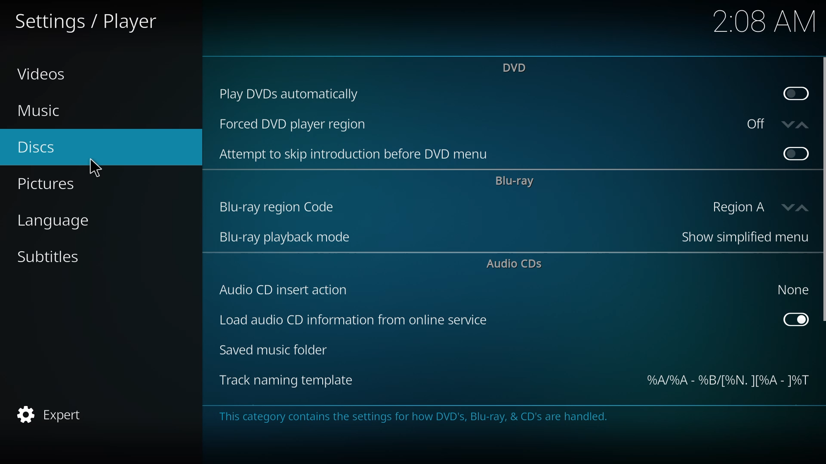  Describe the element at coordinates (517, 67) in the screenshot. I see `dvd` at that location.